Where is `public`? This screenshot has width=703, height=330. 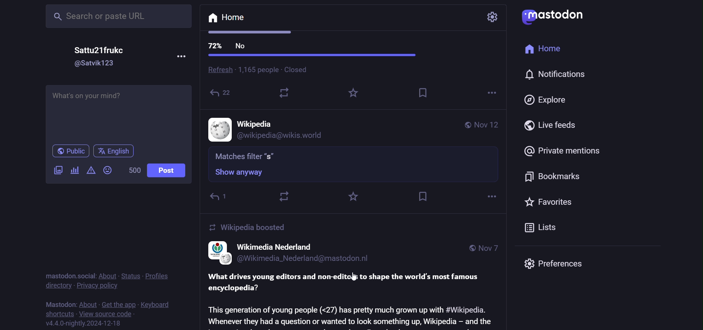
public is located at coordinates (70, 152).